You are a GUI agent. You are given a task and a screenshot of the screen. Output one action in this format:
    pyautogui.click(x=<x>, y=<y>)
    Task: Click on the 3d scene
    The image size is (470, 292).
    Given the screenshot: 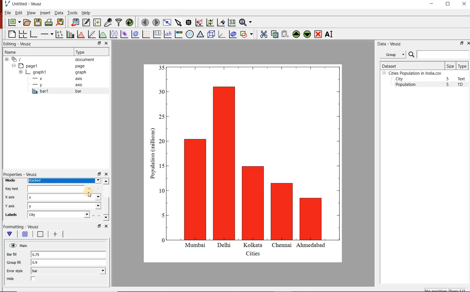 What is the action you would take?
    pyautogui.click(x=211, y=34)
    